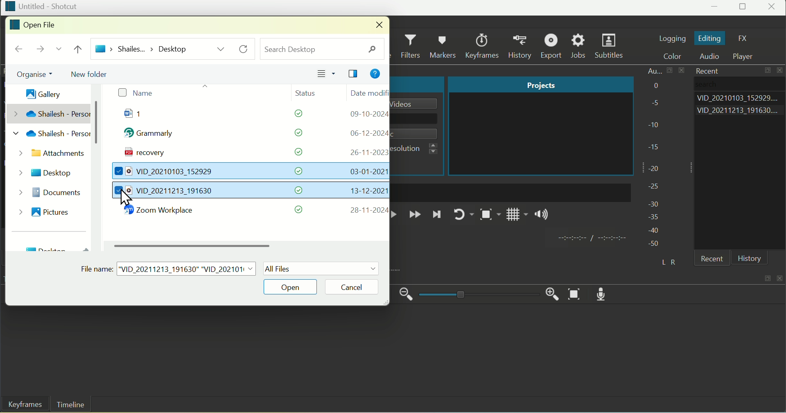 This screenshot has height=413, width=786. I want to click on status, so click(300, 209).